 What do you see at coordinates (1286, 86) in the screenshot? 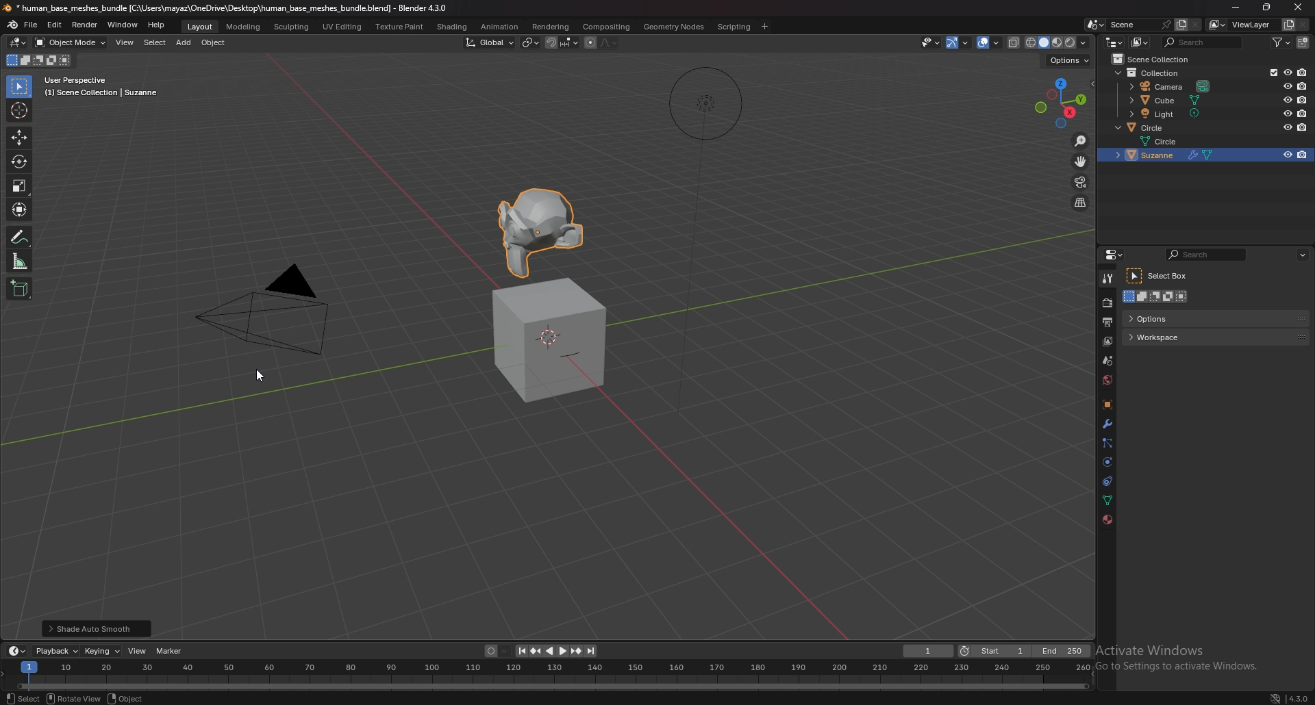
I see `hide in viewport` at bounding box center [1286, 86].